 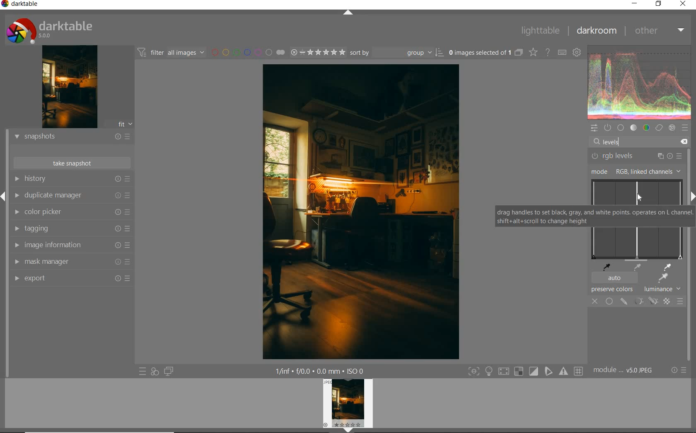 What do you see at coordinates (636, 156) in the screenshot?
I see `rgb levels` at bounding box center [636, 156].